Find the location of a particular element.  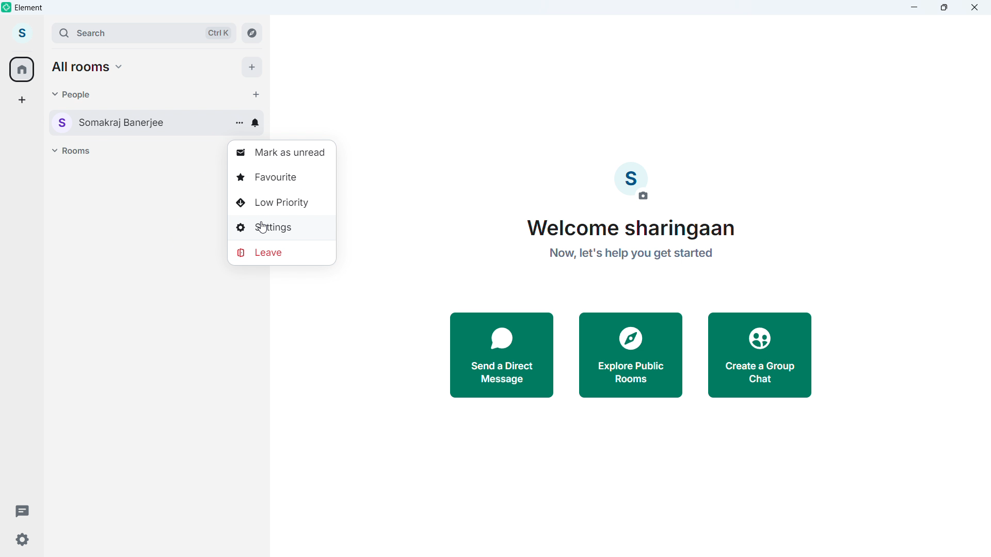

Add  is located at coordinates (251, 67).